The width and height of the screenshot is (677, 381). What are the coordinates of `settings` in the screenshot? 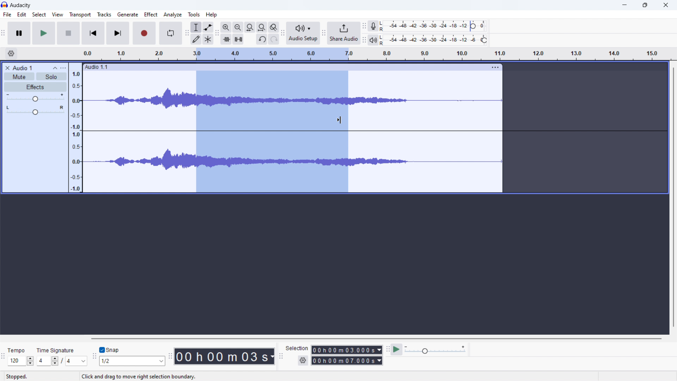 It's located at (303, 361).